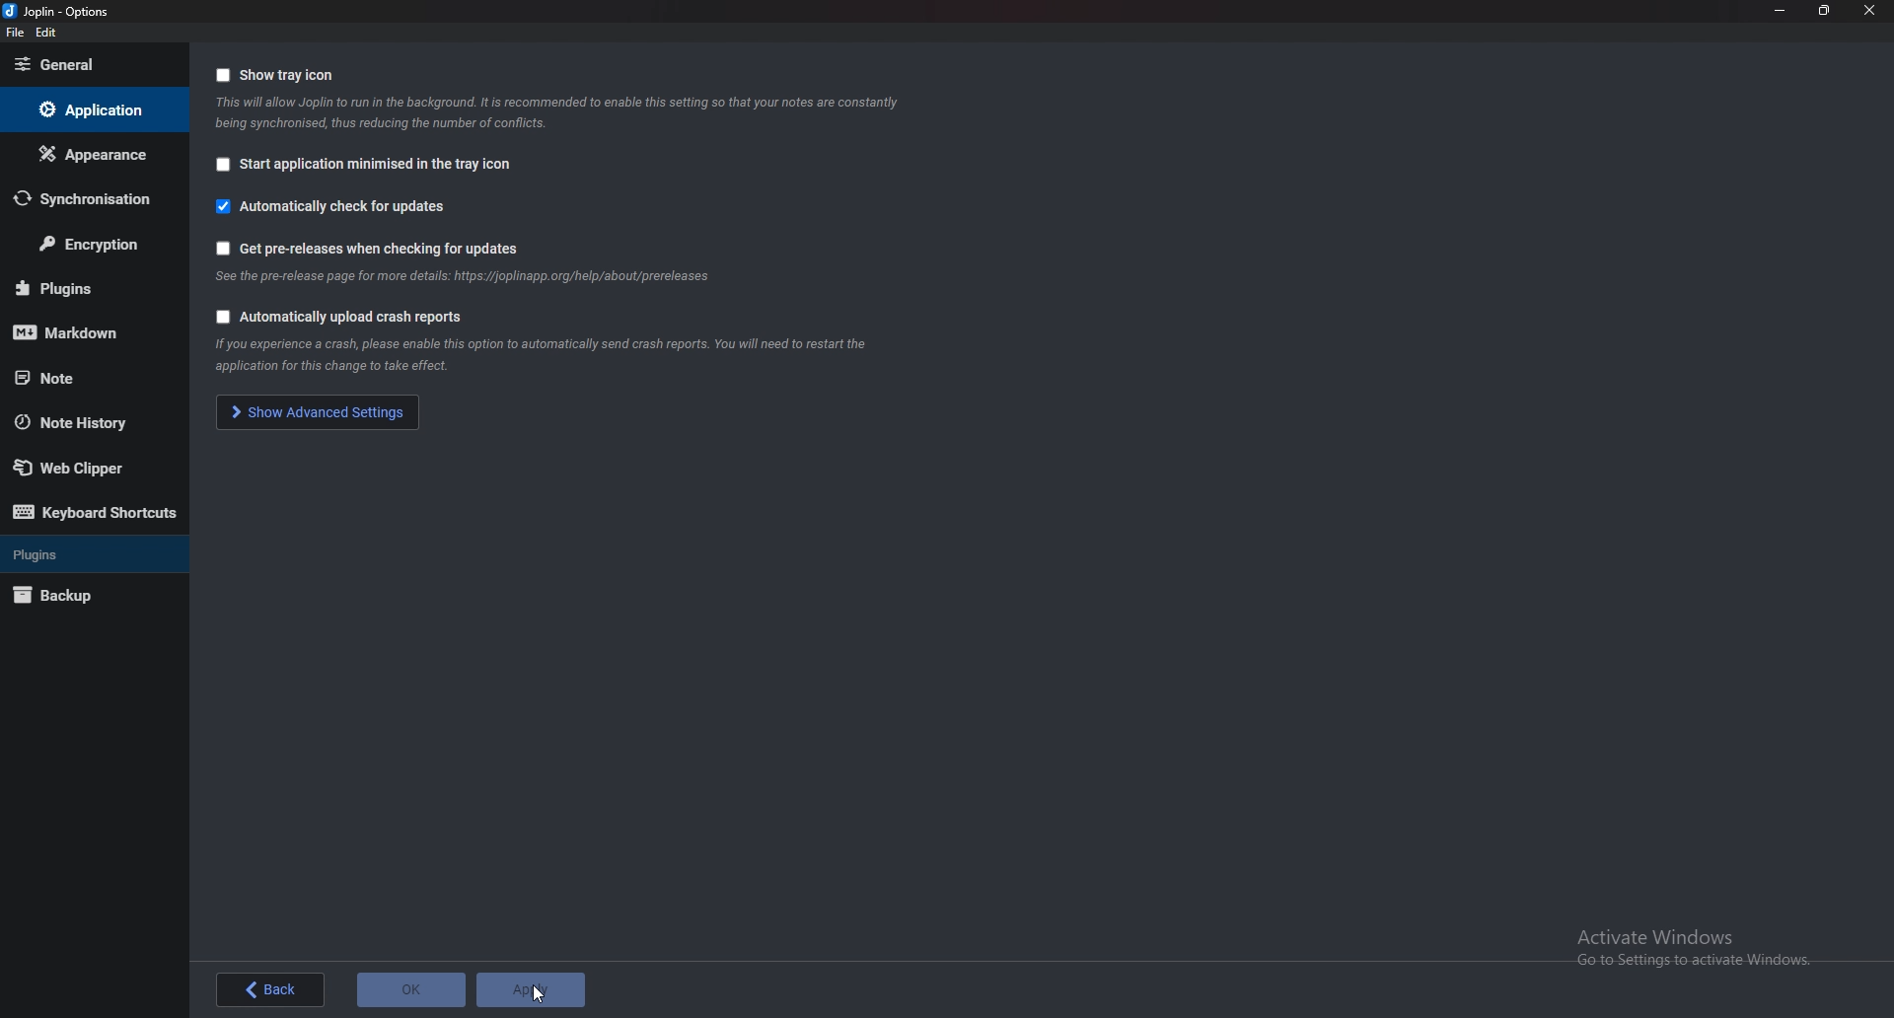 The image size is (1894, 1018). I want to click on Apply, so click(531, 991).